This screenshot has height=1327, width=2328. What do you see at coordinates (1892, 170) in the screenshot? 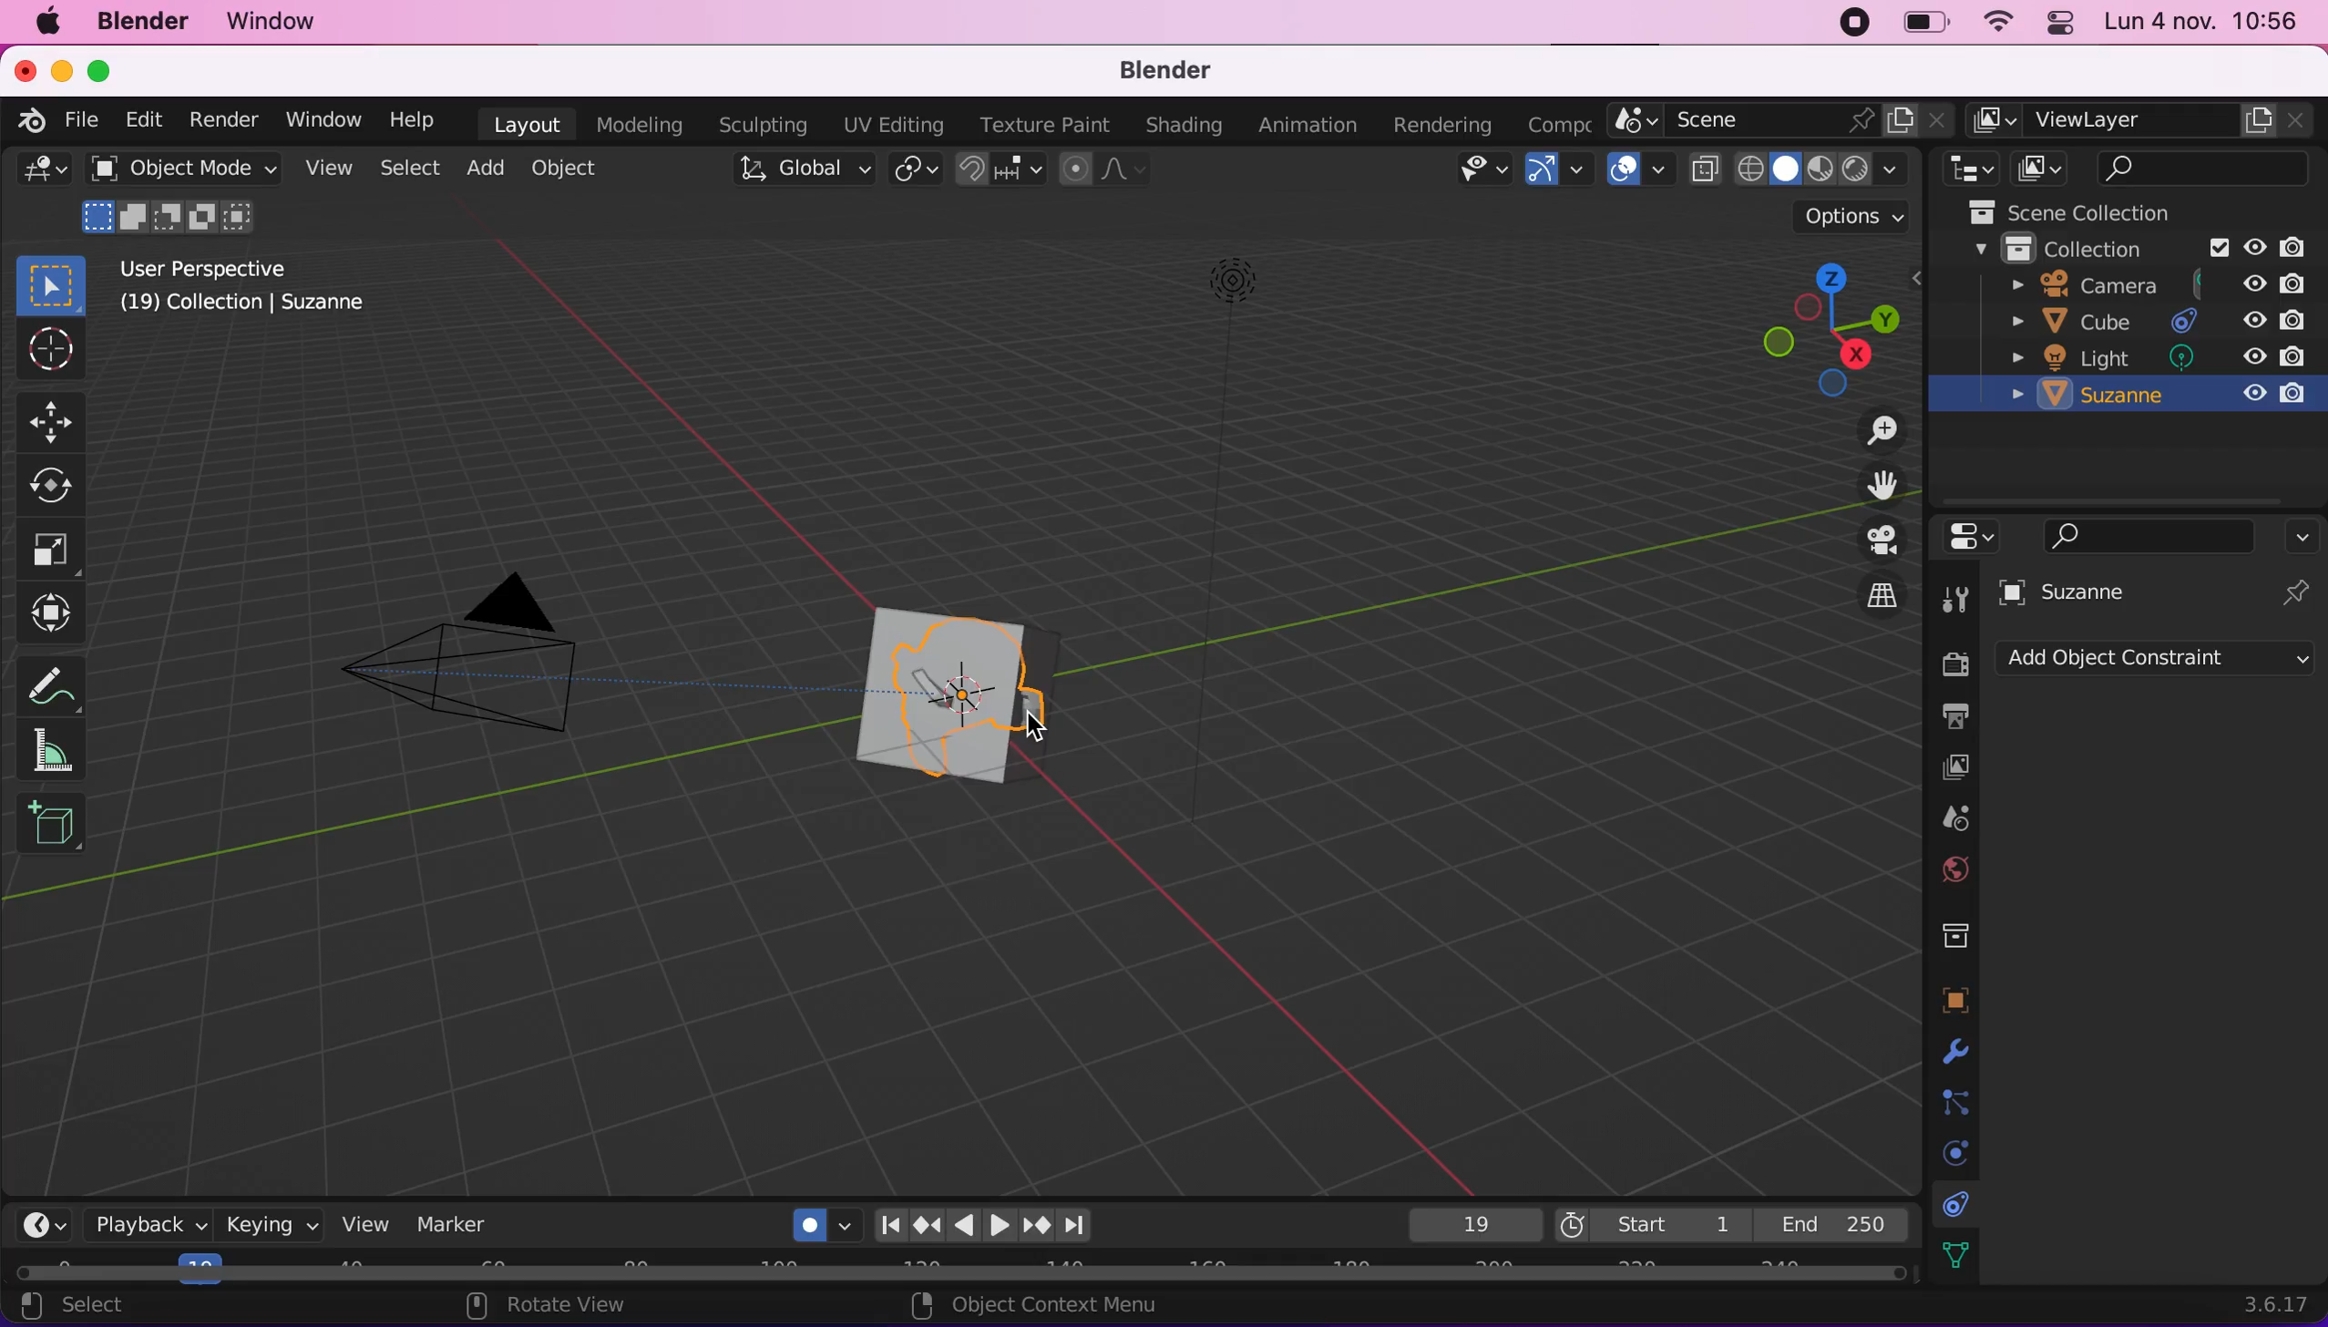
I see `shading` at bounding box center [1892, 170].